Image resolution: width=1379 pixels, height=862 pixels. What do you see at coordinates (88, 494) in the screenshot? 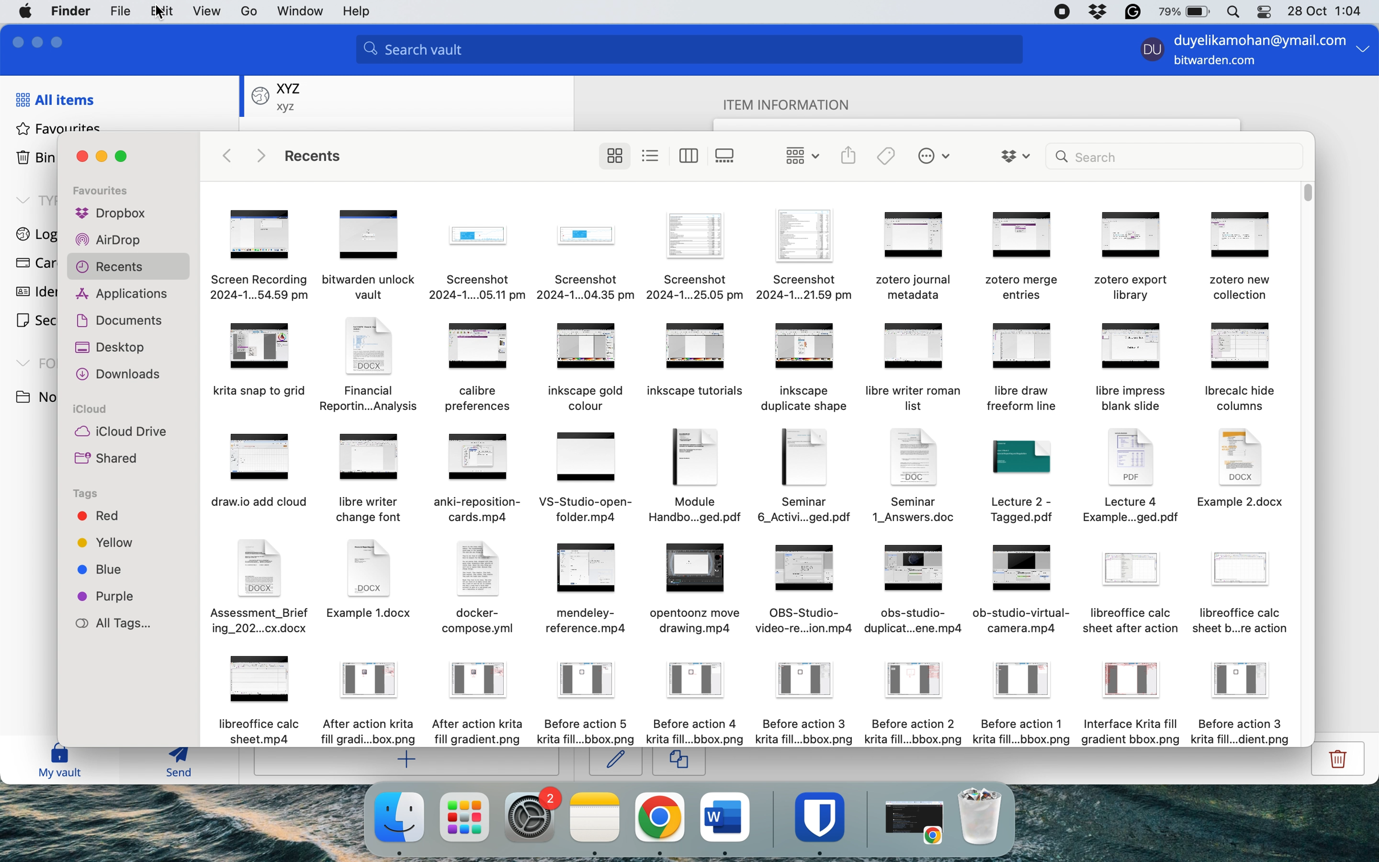
I see `tags` at bounding box center [88, 494].